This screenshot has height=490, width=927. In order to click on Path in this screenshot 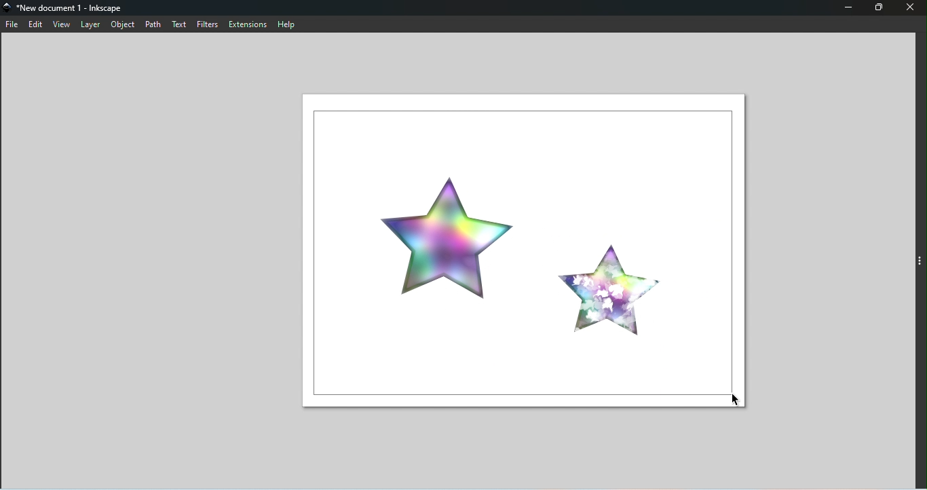, I will do `click(151, 24)`.